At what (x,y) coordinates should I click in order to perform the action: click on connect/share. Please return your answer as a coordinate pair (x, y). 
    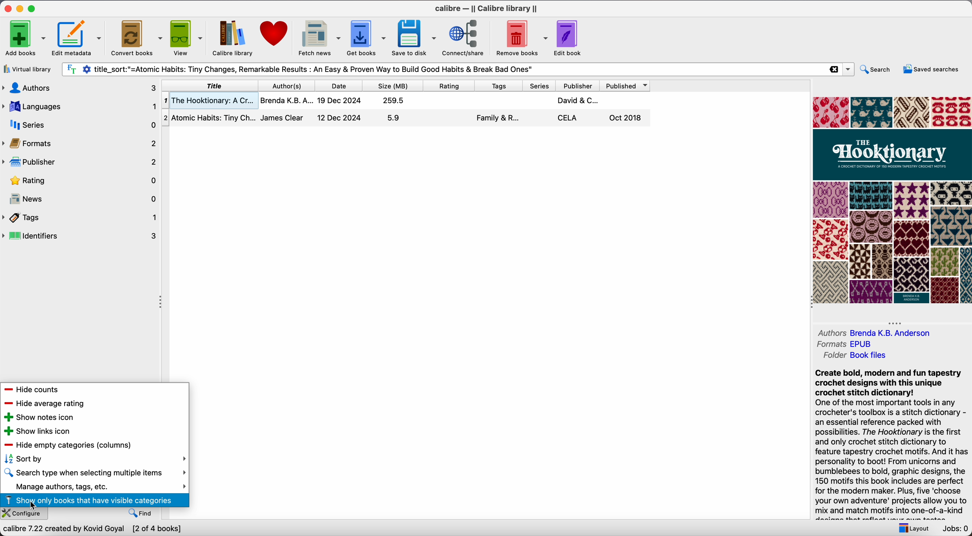
    Looking at the image, I should click on (466, 37).